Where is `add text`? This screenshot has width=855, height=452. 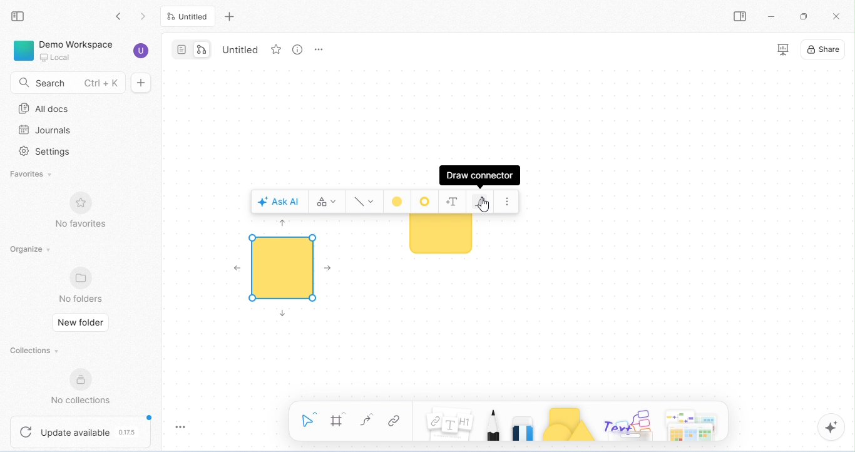
add text is located at coordinates (454, 202).